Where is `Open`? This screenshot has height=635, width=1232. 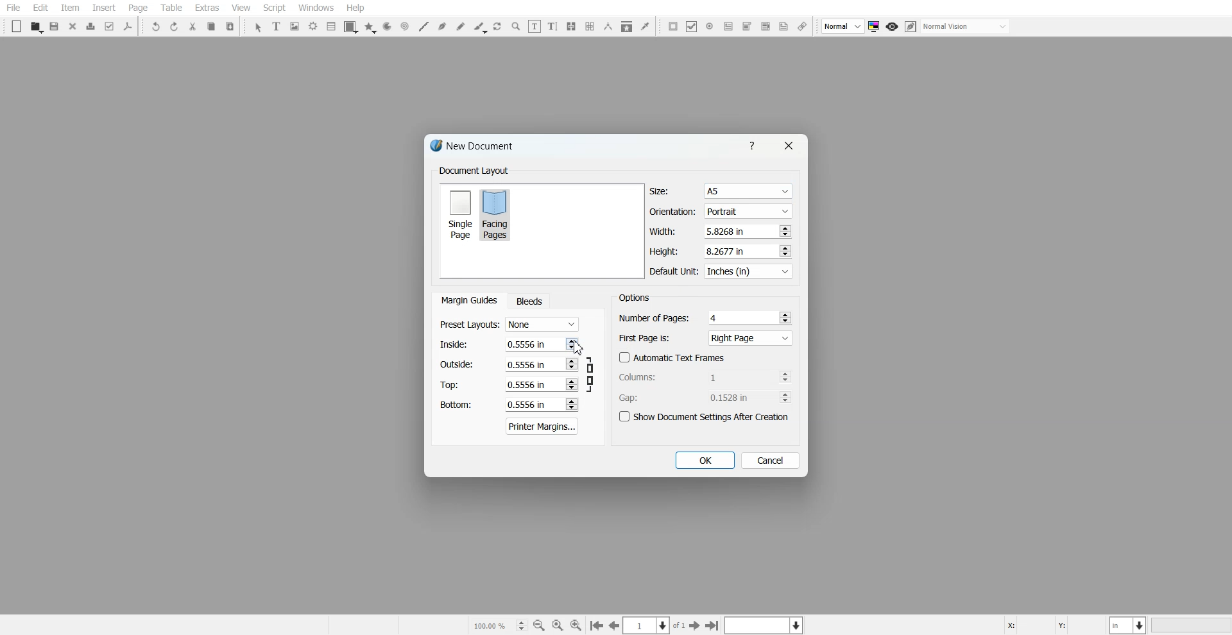
Open is located at coordinates (36, 27).